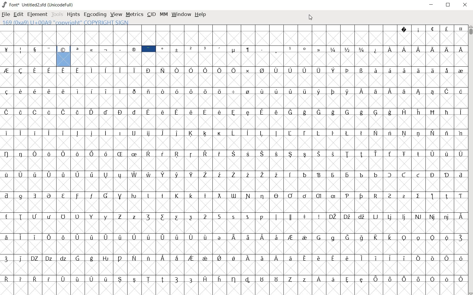 This screenshot has height=295, width=473. What do you see at coordinates (116, 15) in the screenshot?
I see `view` at bounding box center [116, 15].